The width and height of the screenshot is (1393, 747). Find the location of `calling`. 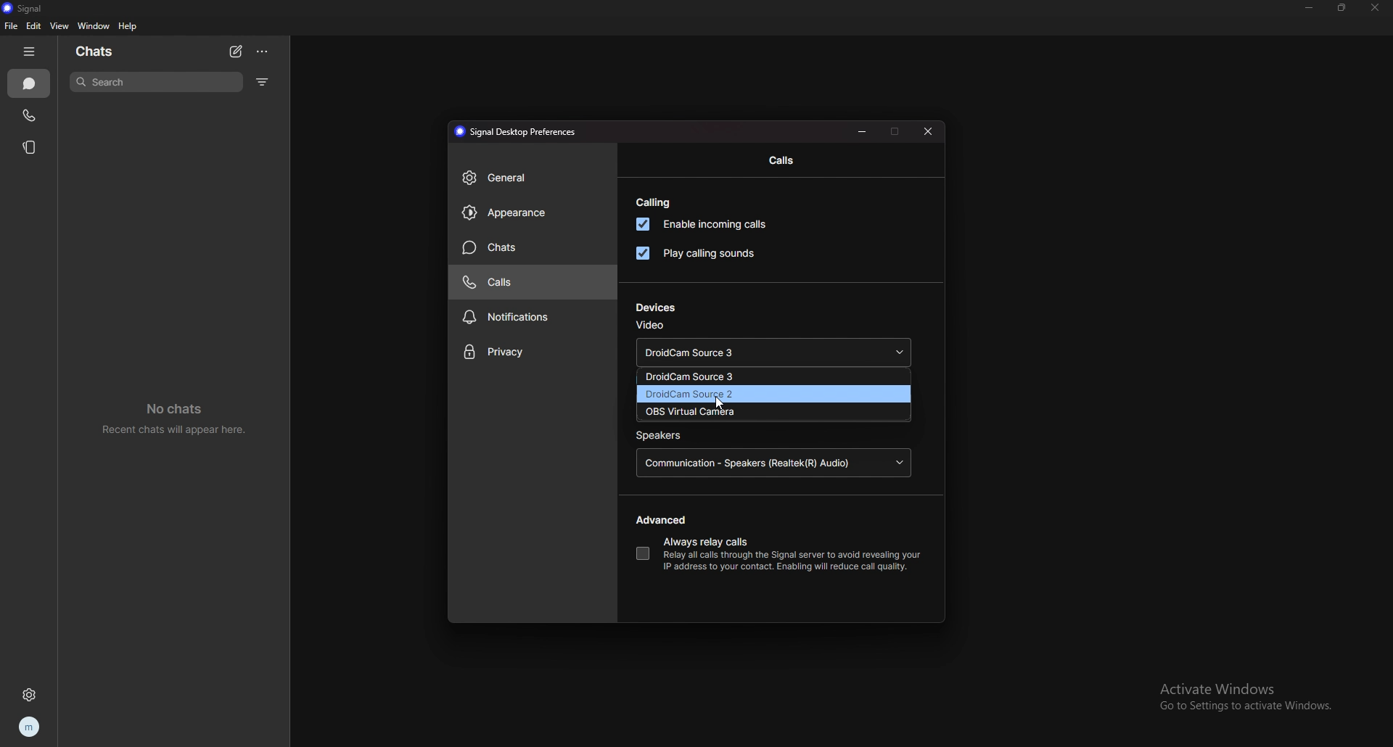

calling is located at coordinates (654, 203).